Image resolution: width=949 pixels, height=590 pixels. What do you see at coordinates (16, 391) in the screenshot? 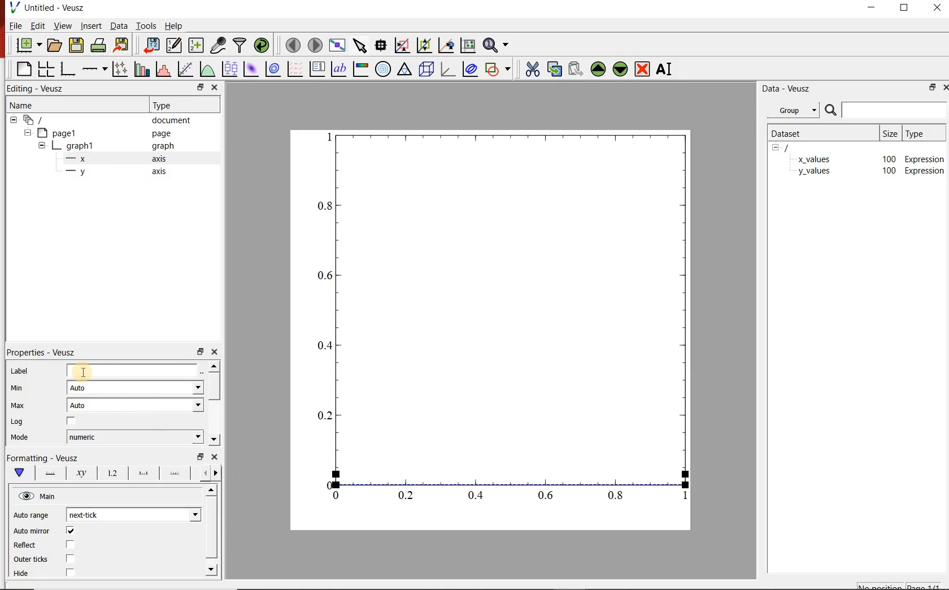
I see `min` at bounding box center [16, 391].